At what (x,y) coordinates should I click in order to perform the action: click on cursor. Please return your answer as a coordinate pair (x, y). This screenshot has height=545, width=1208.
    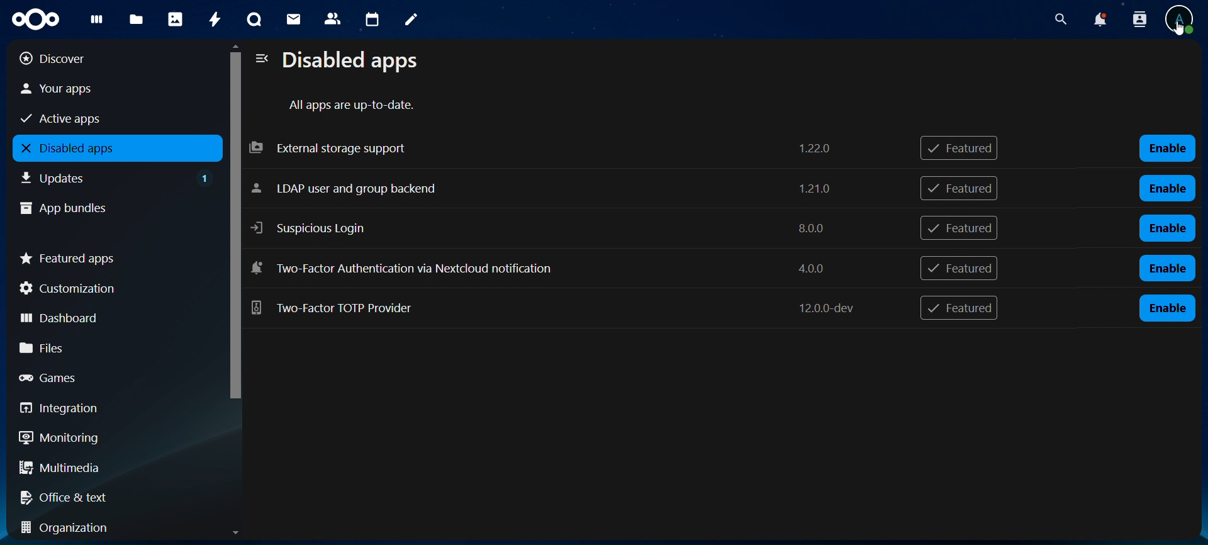
    Looking at the image, I should click on (1180, 31).